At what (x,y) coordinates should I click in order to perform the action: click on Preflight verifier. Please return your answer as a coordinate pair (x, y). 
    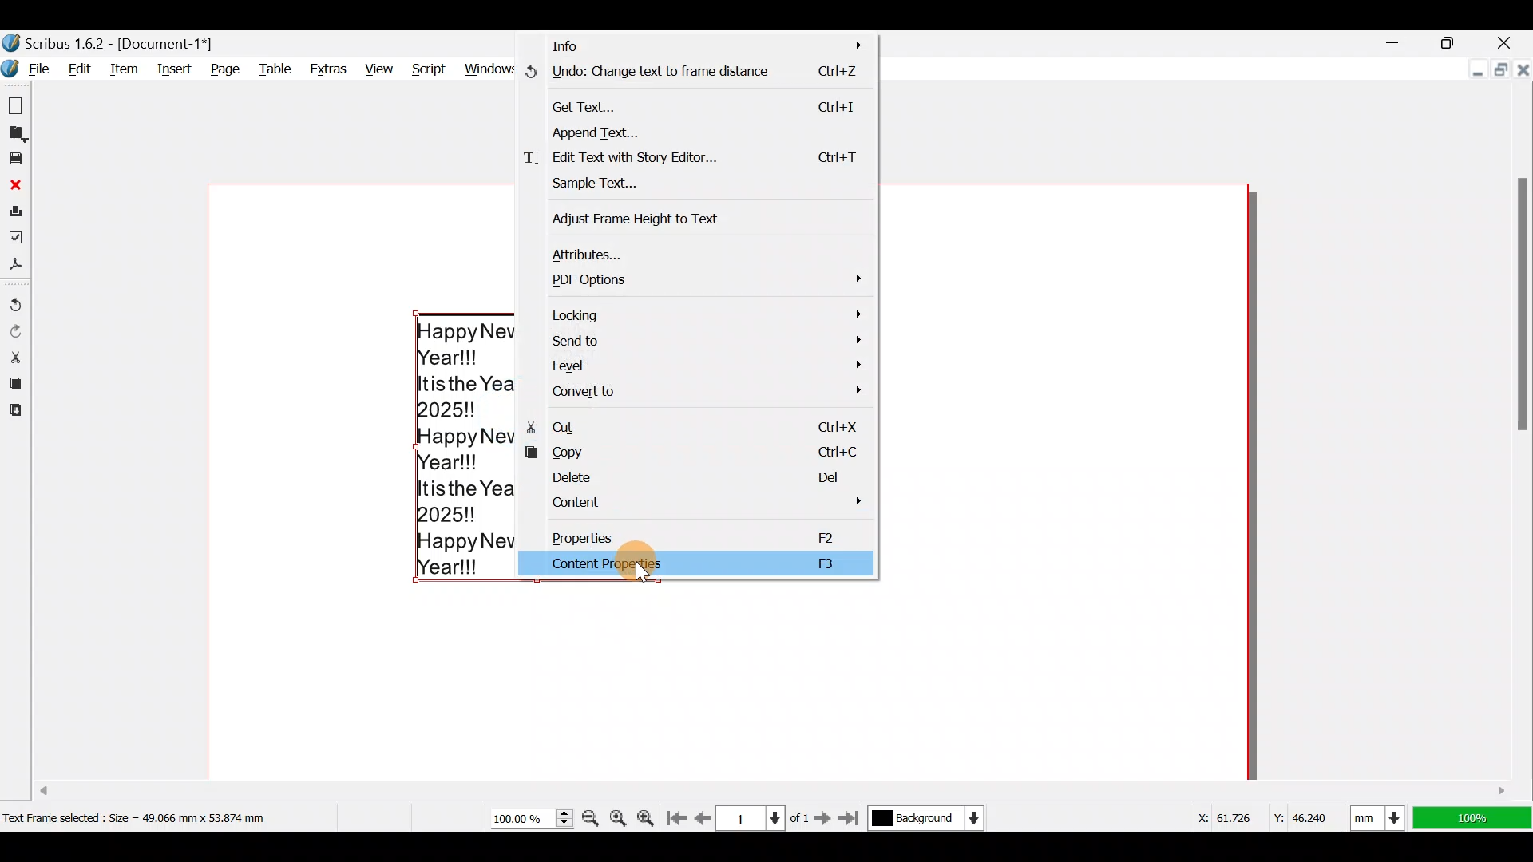
    Looking at the image, I should click on (18, 241).